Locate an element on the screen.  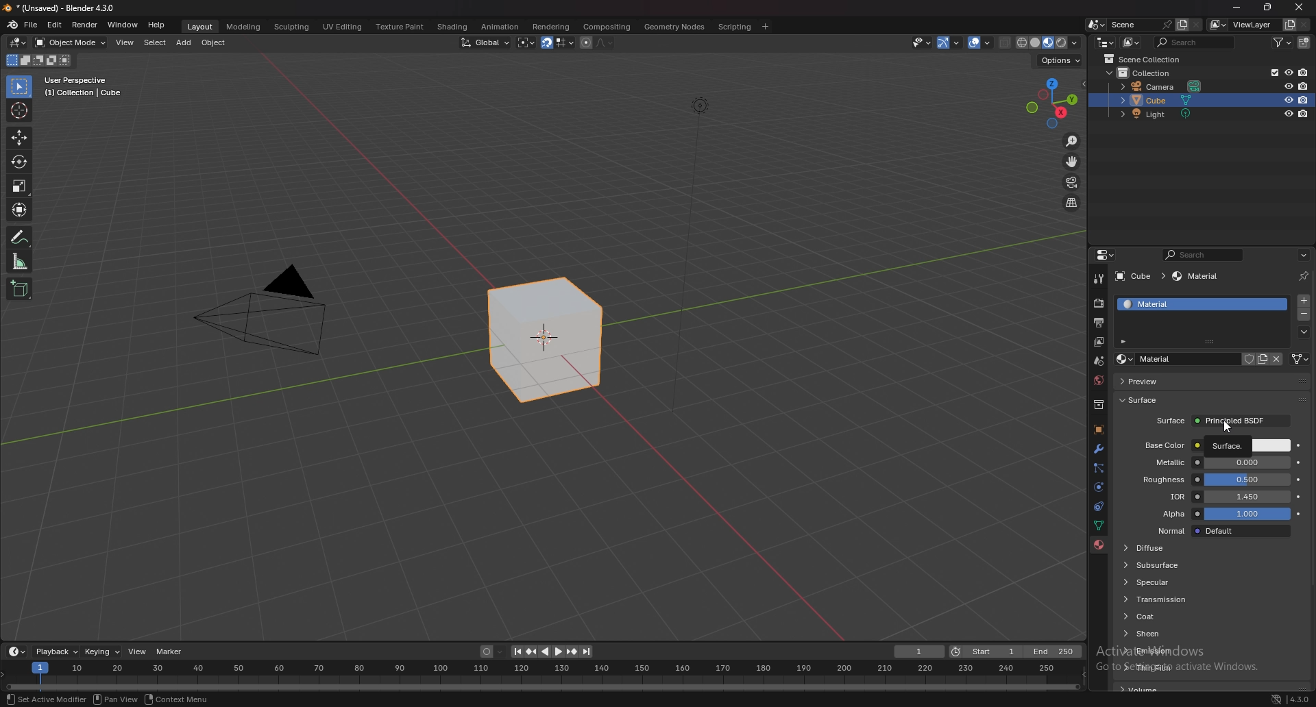
rotate view is located at coordinates (74, 698).